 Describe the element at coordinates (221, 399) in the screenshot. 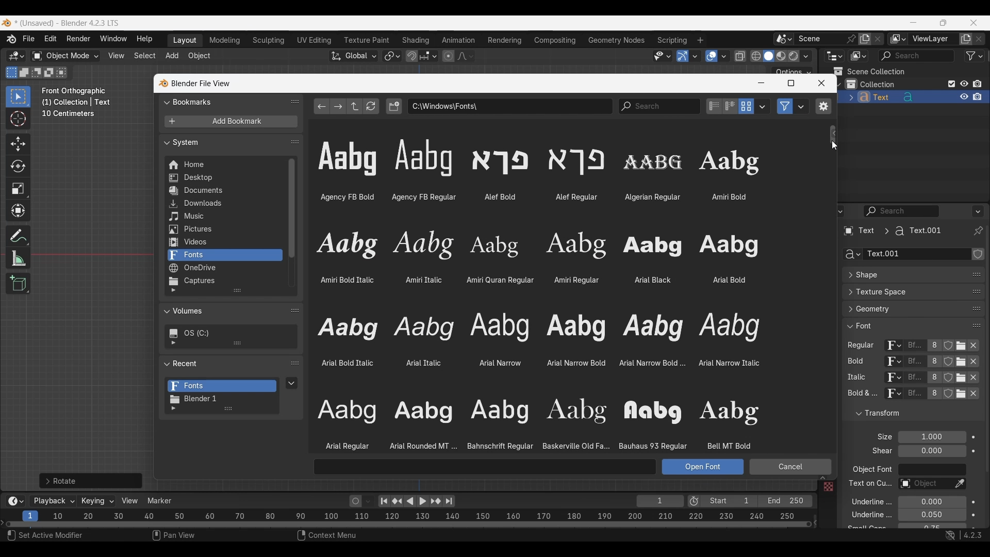

I see `Blender 1 folder` at that location.